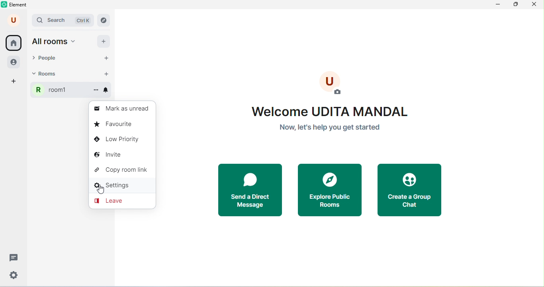 Image resolution: width=544 pixels, height=287 pixels. I want to click on rooms, so click(53, 76).